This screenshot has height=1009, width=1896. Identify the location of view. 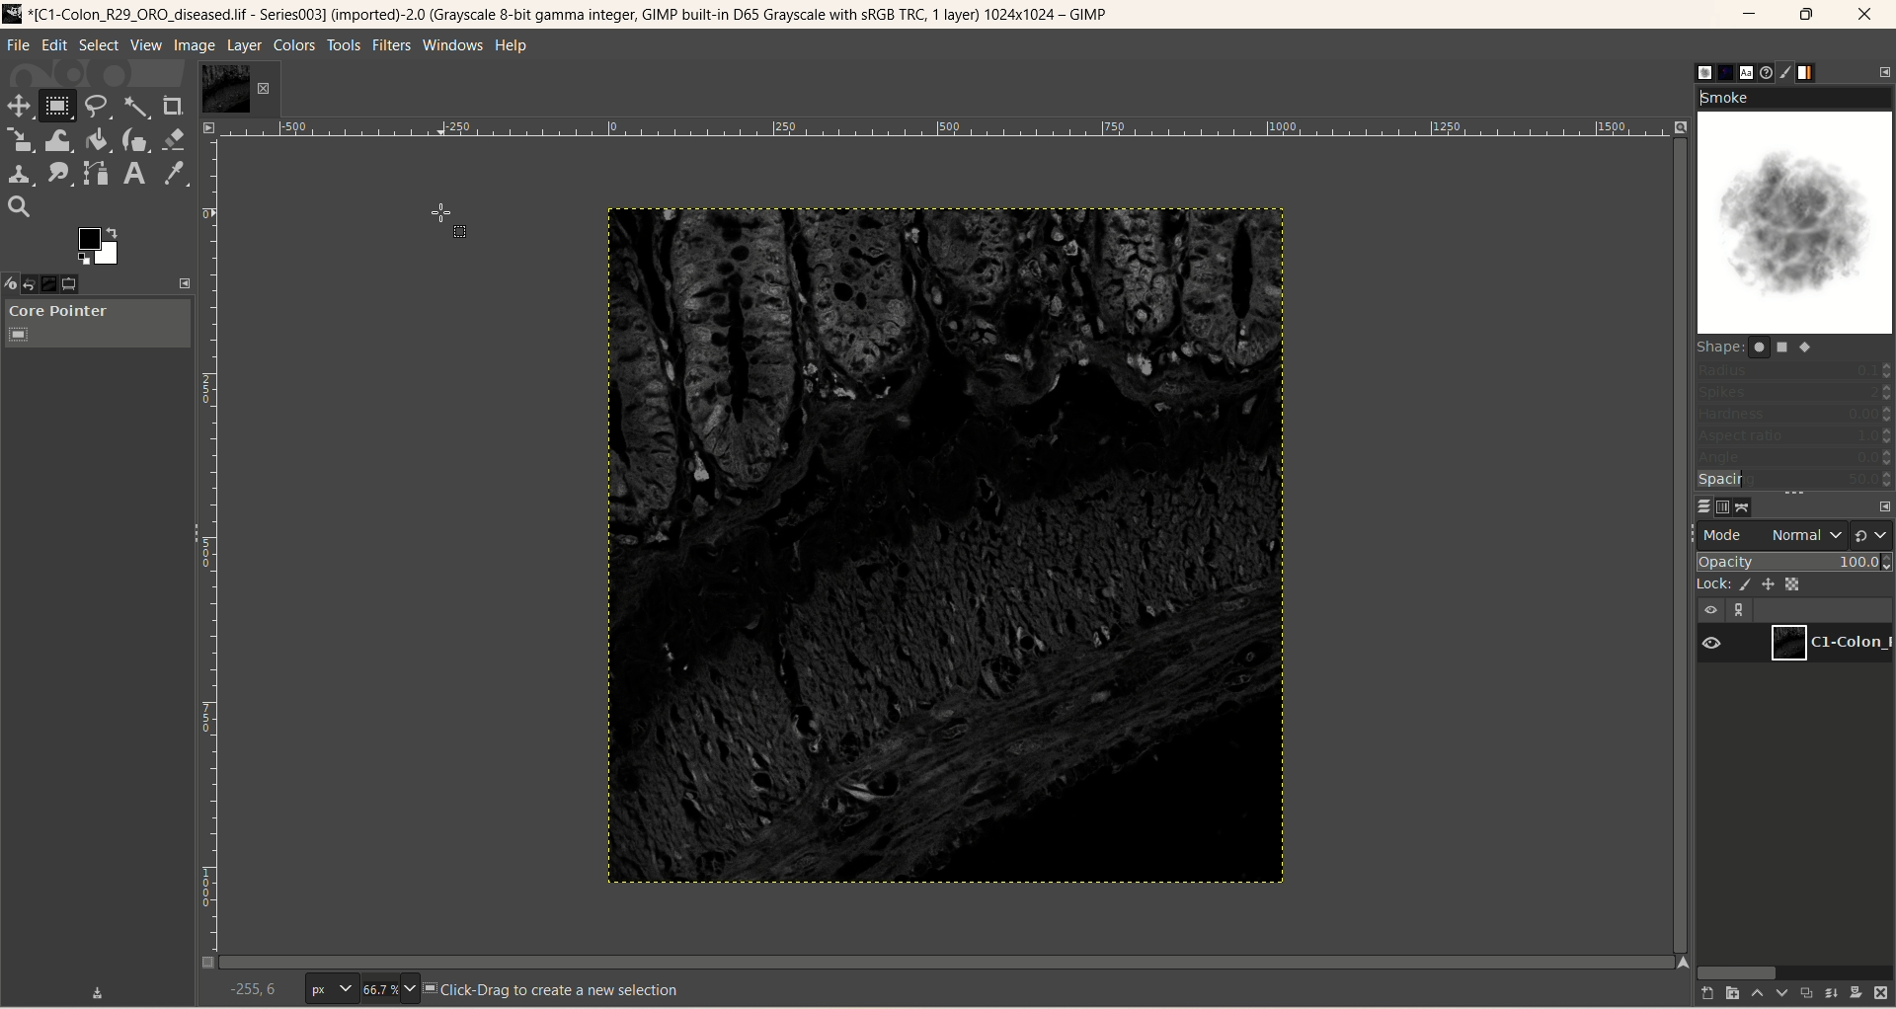
(146, 44).